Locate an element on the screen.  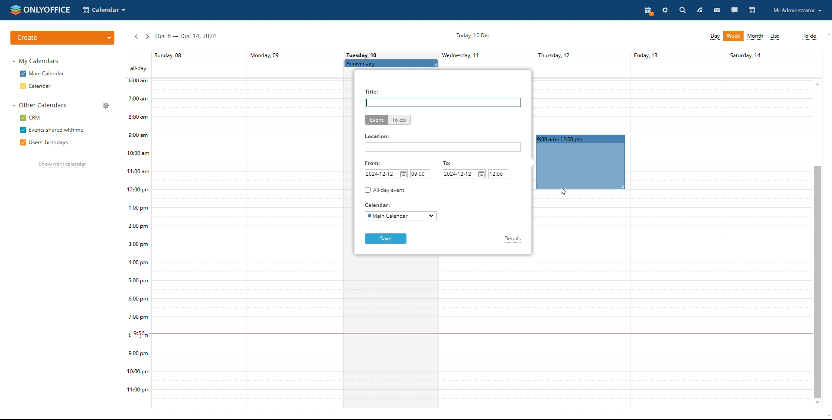
feed is located at coordinates (699, 10).